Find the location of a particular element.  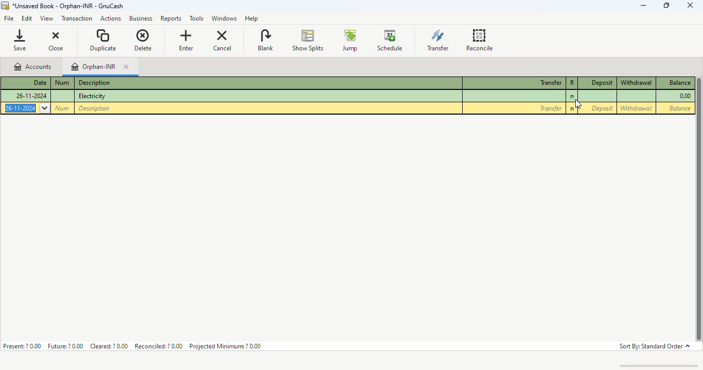

close is located at coordinates (690, 5).